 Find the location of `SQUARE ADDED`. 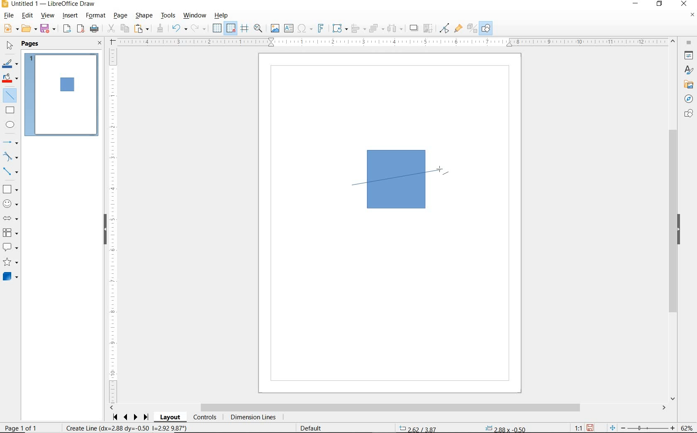

SQUARE ADDED is located at coordinates (66, 85).